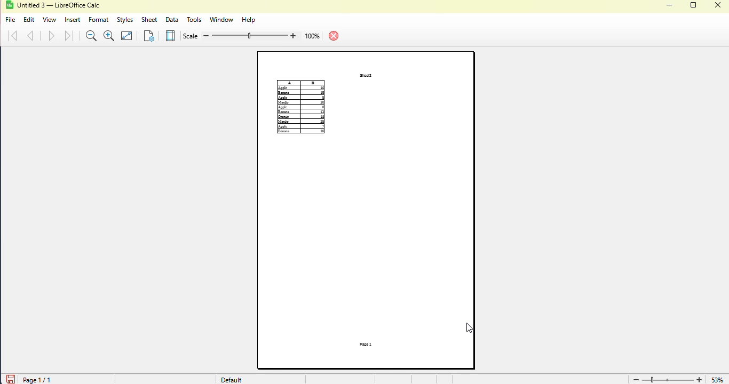  Describe the element at coordinates (172, 20) in the screenshot. I see `data` at that location.